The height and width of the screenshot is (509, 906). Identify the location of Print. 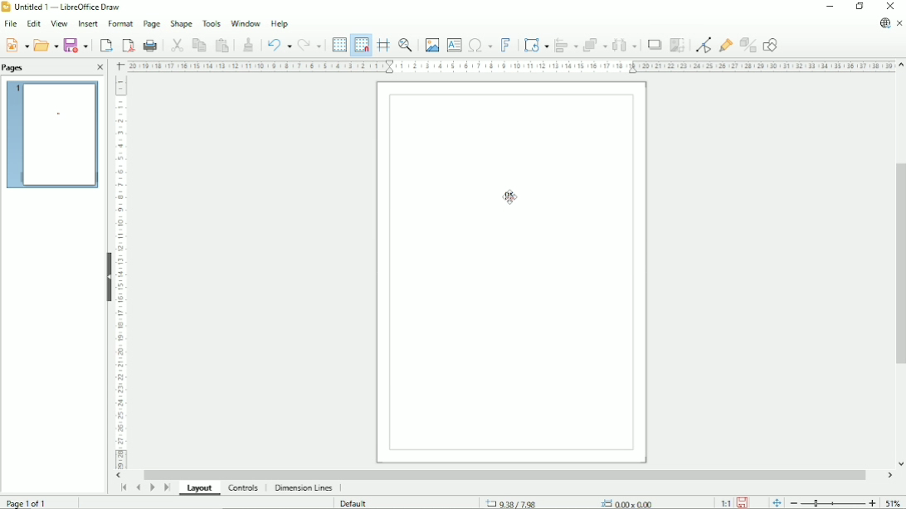
(151, 46).